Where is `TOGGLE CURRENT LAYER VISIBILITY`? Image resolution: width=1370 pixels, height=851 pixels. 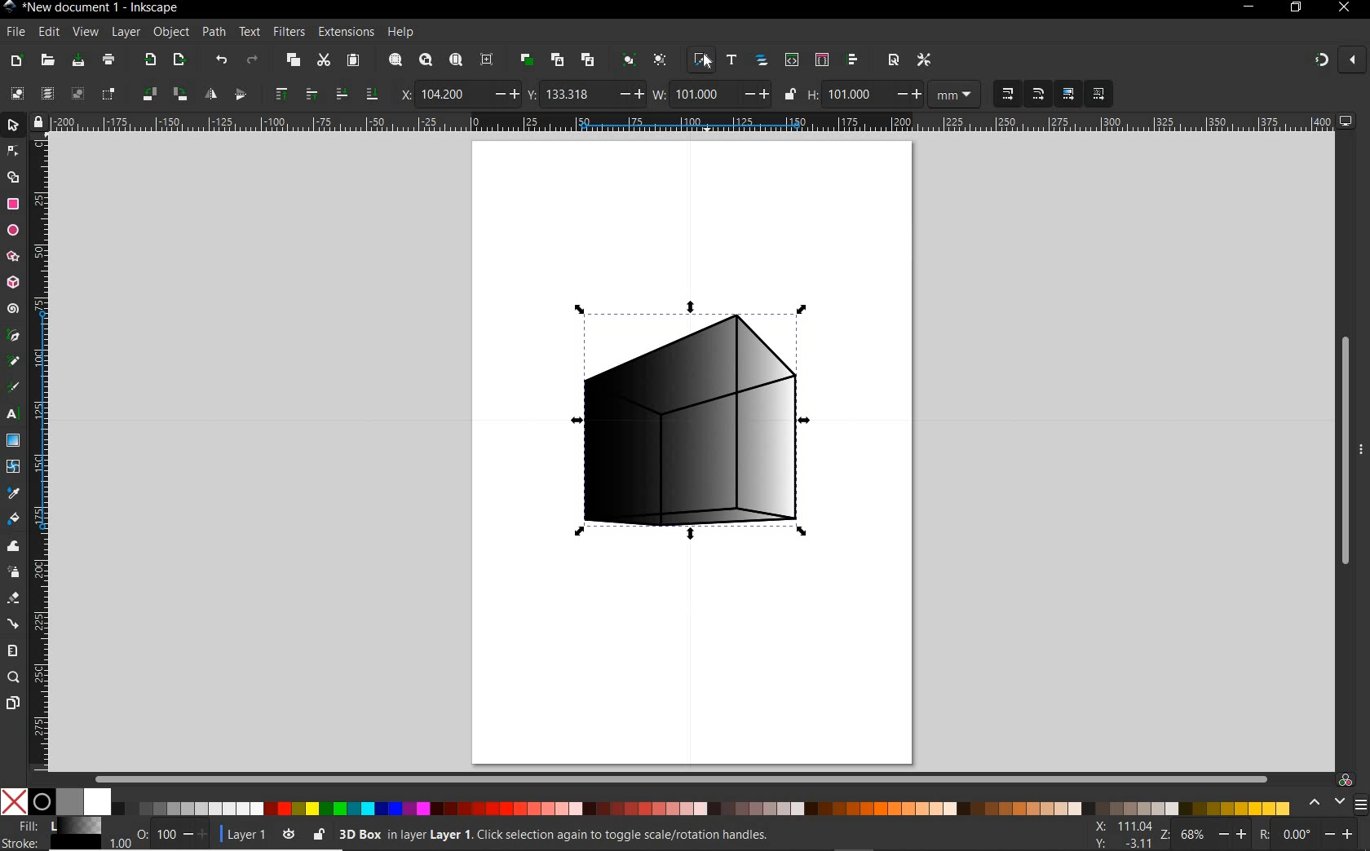 TOGGLE CURRENT LAYER VISIBILITY is located at coordinates (286, 834).